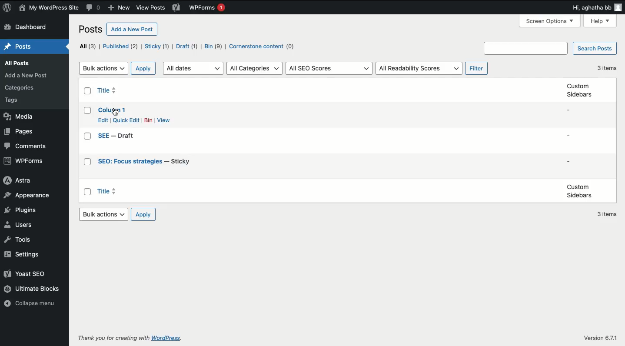 The height and width of the screenshot is (346, 625). I want to click on Hi user, so click(596, 7).